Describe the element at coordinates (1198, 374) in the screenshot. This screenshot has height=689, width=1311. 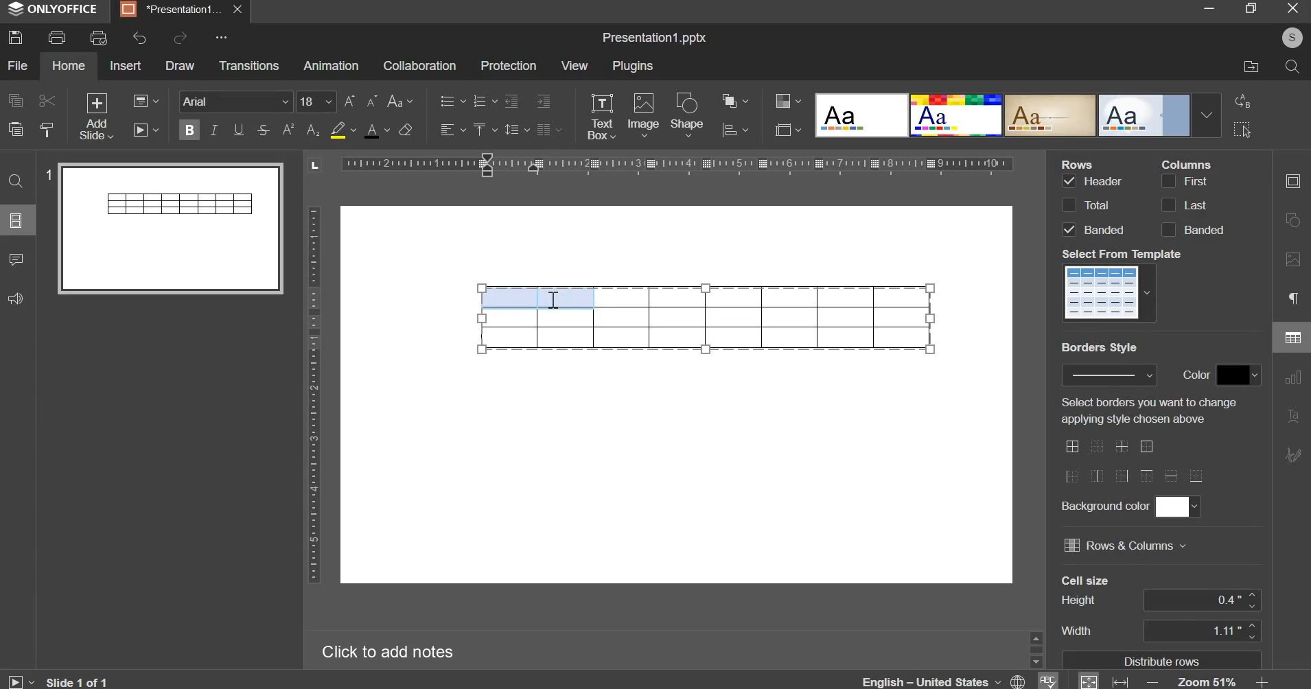
I see `Color` at that location.